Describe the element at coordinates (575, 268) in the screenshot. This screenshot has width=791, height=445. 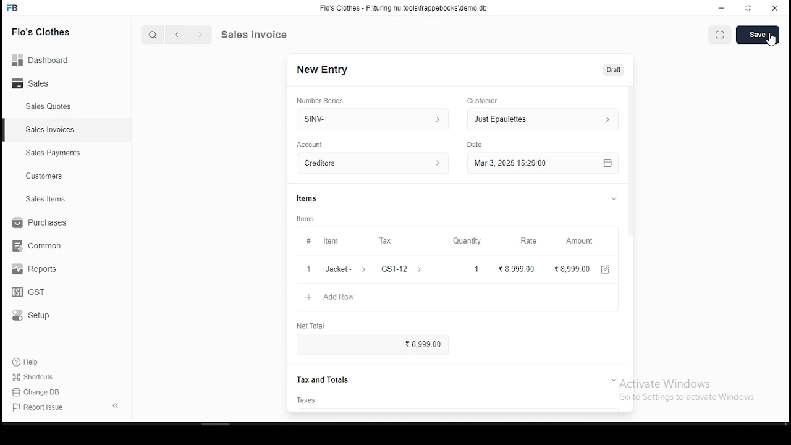
I see `28,999.00` at that location.